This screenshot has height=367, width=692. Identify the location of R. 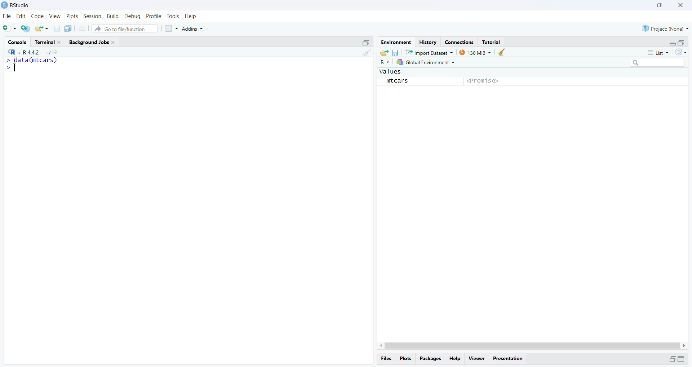
(385, 62).